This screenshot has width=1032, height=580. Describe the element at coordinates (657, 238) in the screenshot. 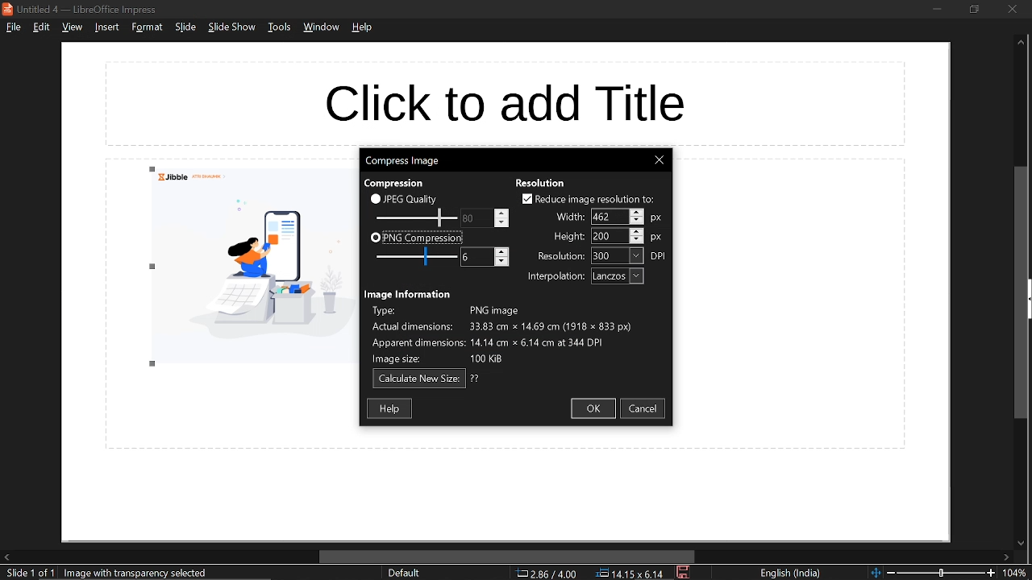

I see `height unit: px` at that location.